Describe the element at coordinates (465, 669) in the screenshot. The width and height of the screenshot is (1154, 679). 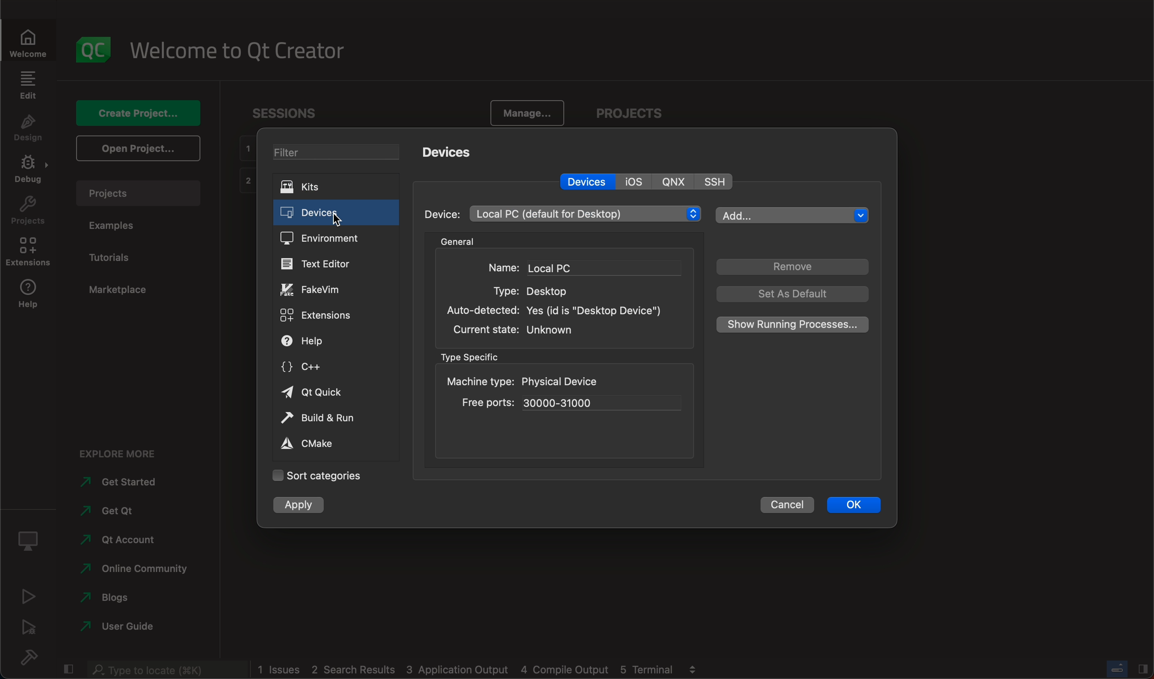
I see `1 issues 2 search results 3 application output 4 compile output 5 terminal` at that location.